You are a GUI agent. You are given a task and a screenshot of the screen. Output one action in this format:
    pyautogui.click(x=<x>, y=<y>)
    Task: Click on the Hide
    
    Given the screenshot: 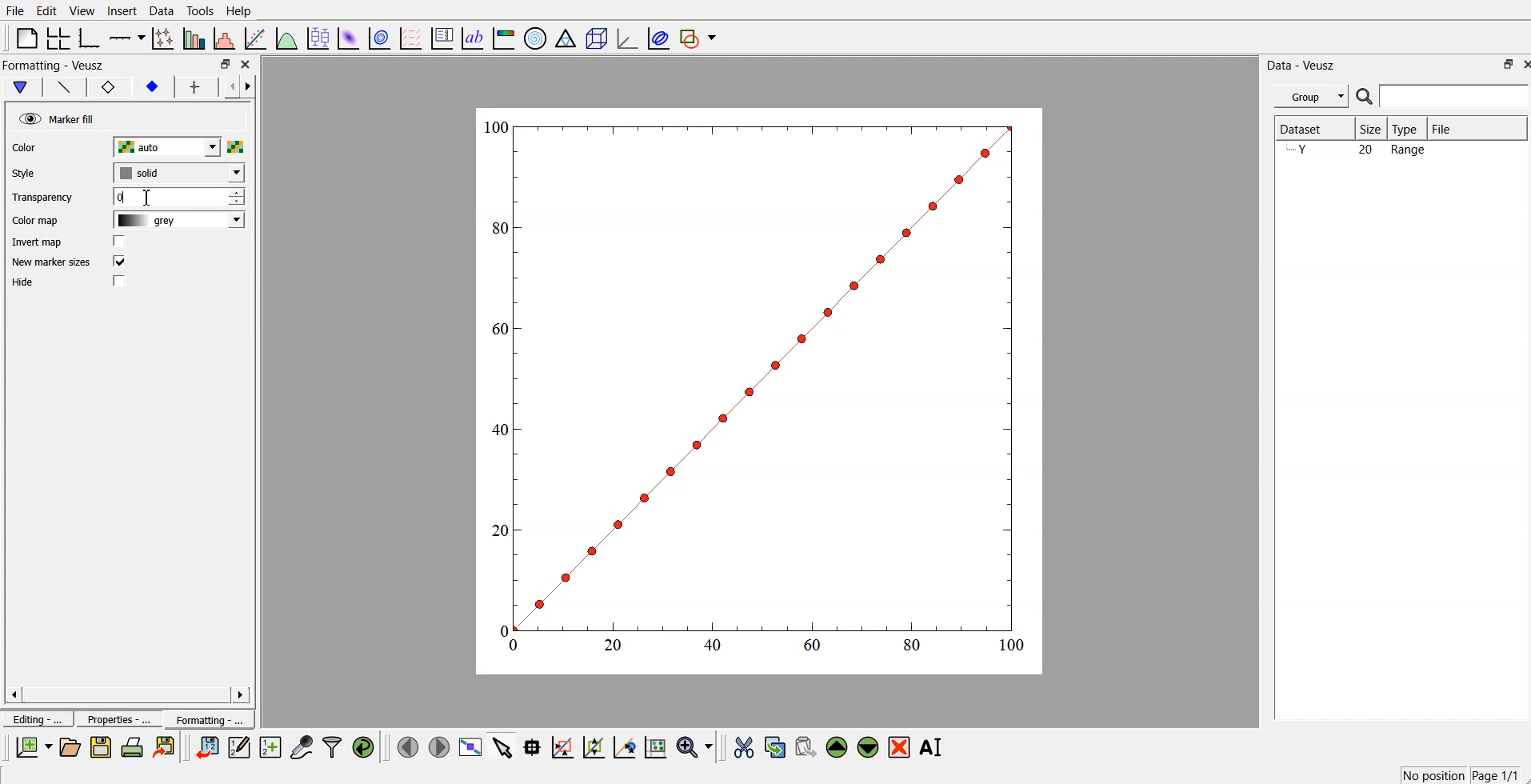 What is the action you would take?
    pyautogui.click(x=27, y=283)
    